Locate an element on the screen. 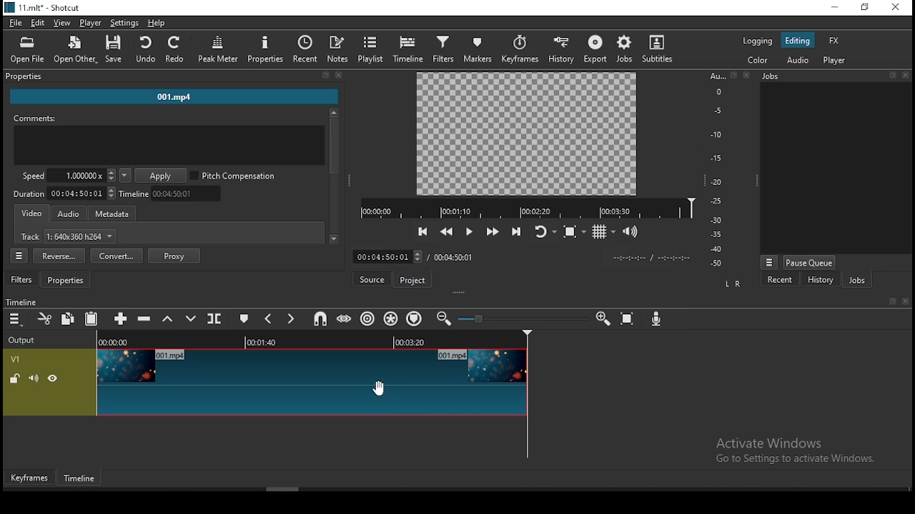 The height and width of the screenshot is (514, 915). play/pause is located at coordinates (468, 230).